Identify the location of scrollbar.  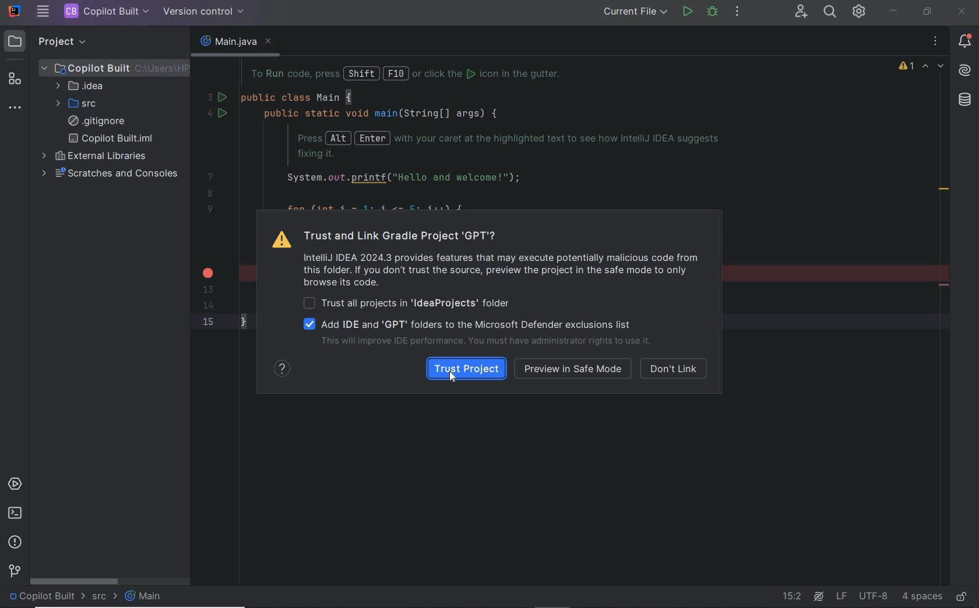
(73, 580).